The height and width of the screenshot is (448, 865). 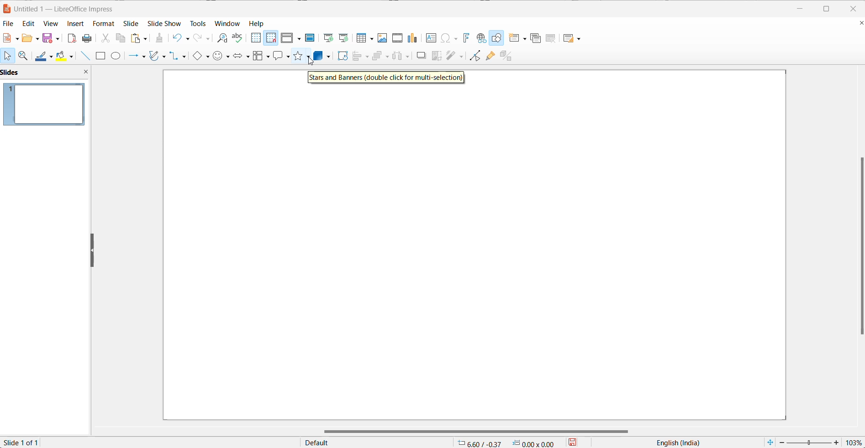 What do you see at coordinates (48, 24) in the screenshot?
I see `view ` at bounding box center [48, 24].